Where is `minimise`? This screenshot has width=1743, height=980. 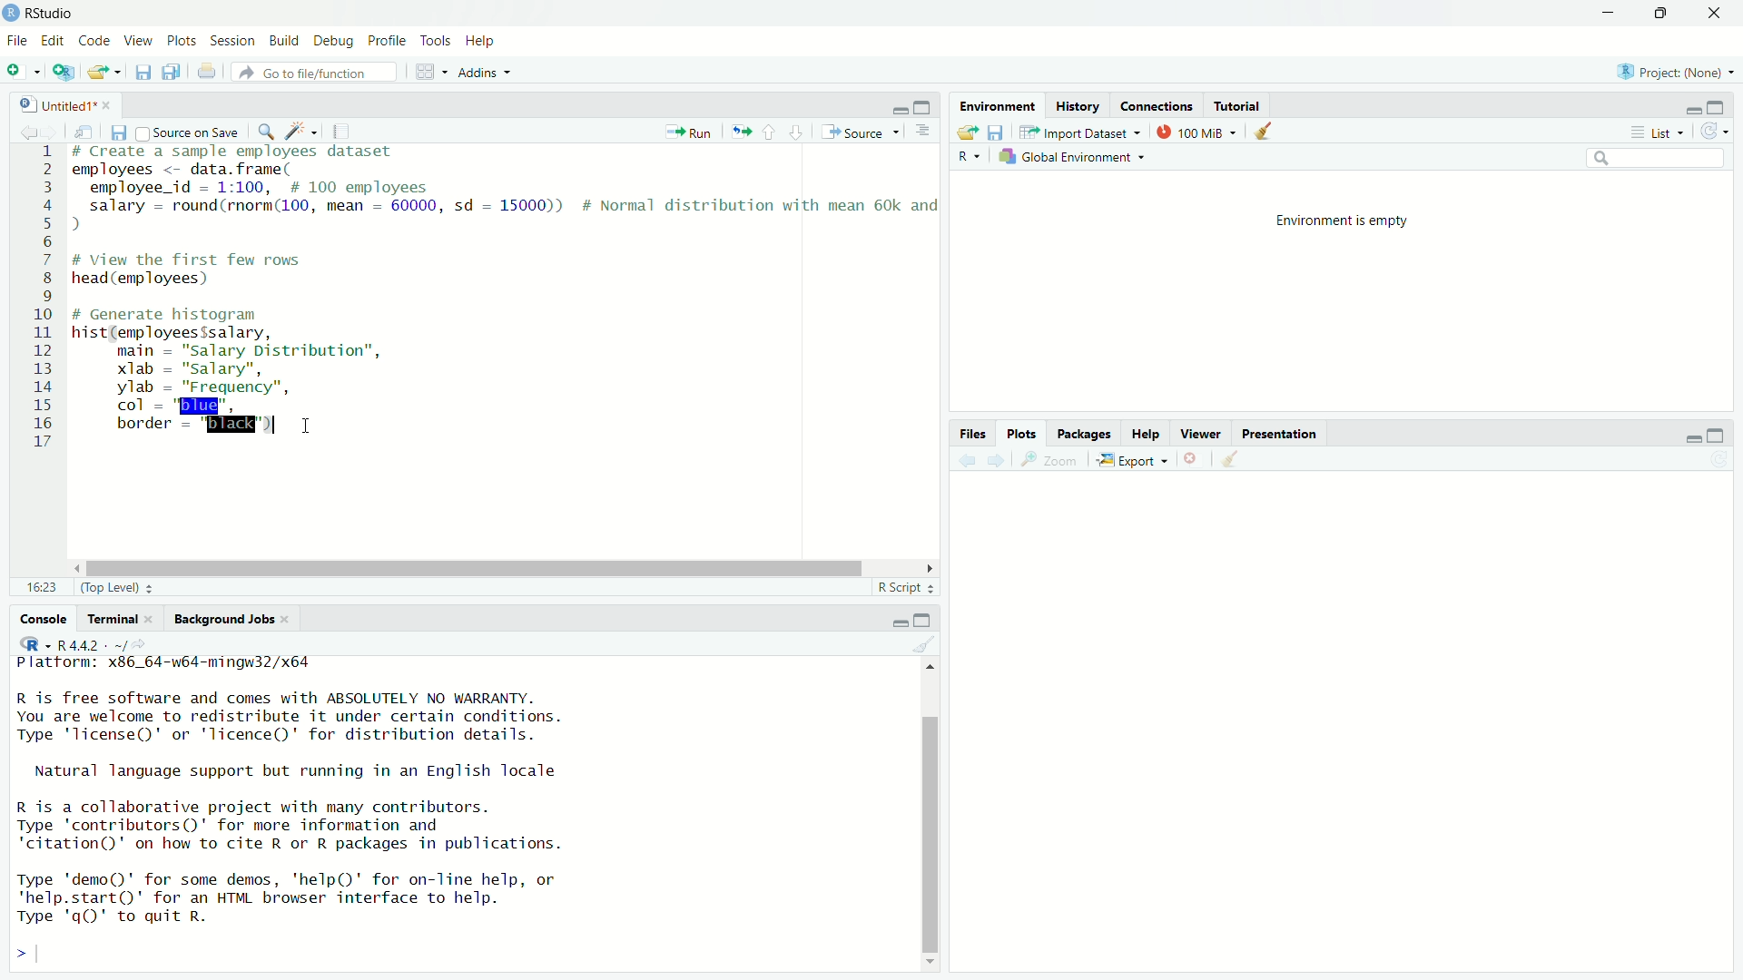 minimise is located at coordinates (899, 110).